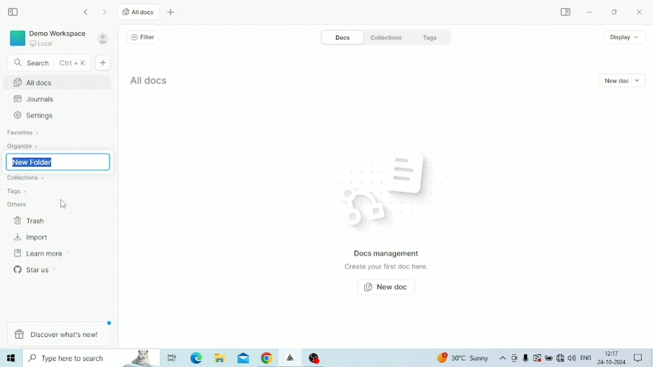  I want to click on Notifications, so click(638, 357).